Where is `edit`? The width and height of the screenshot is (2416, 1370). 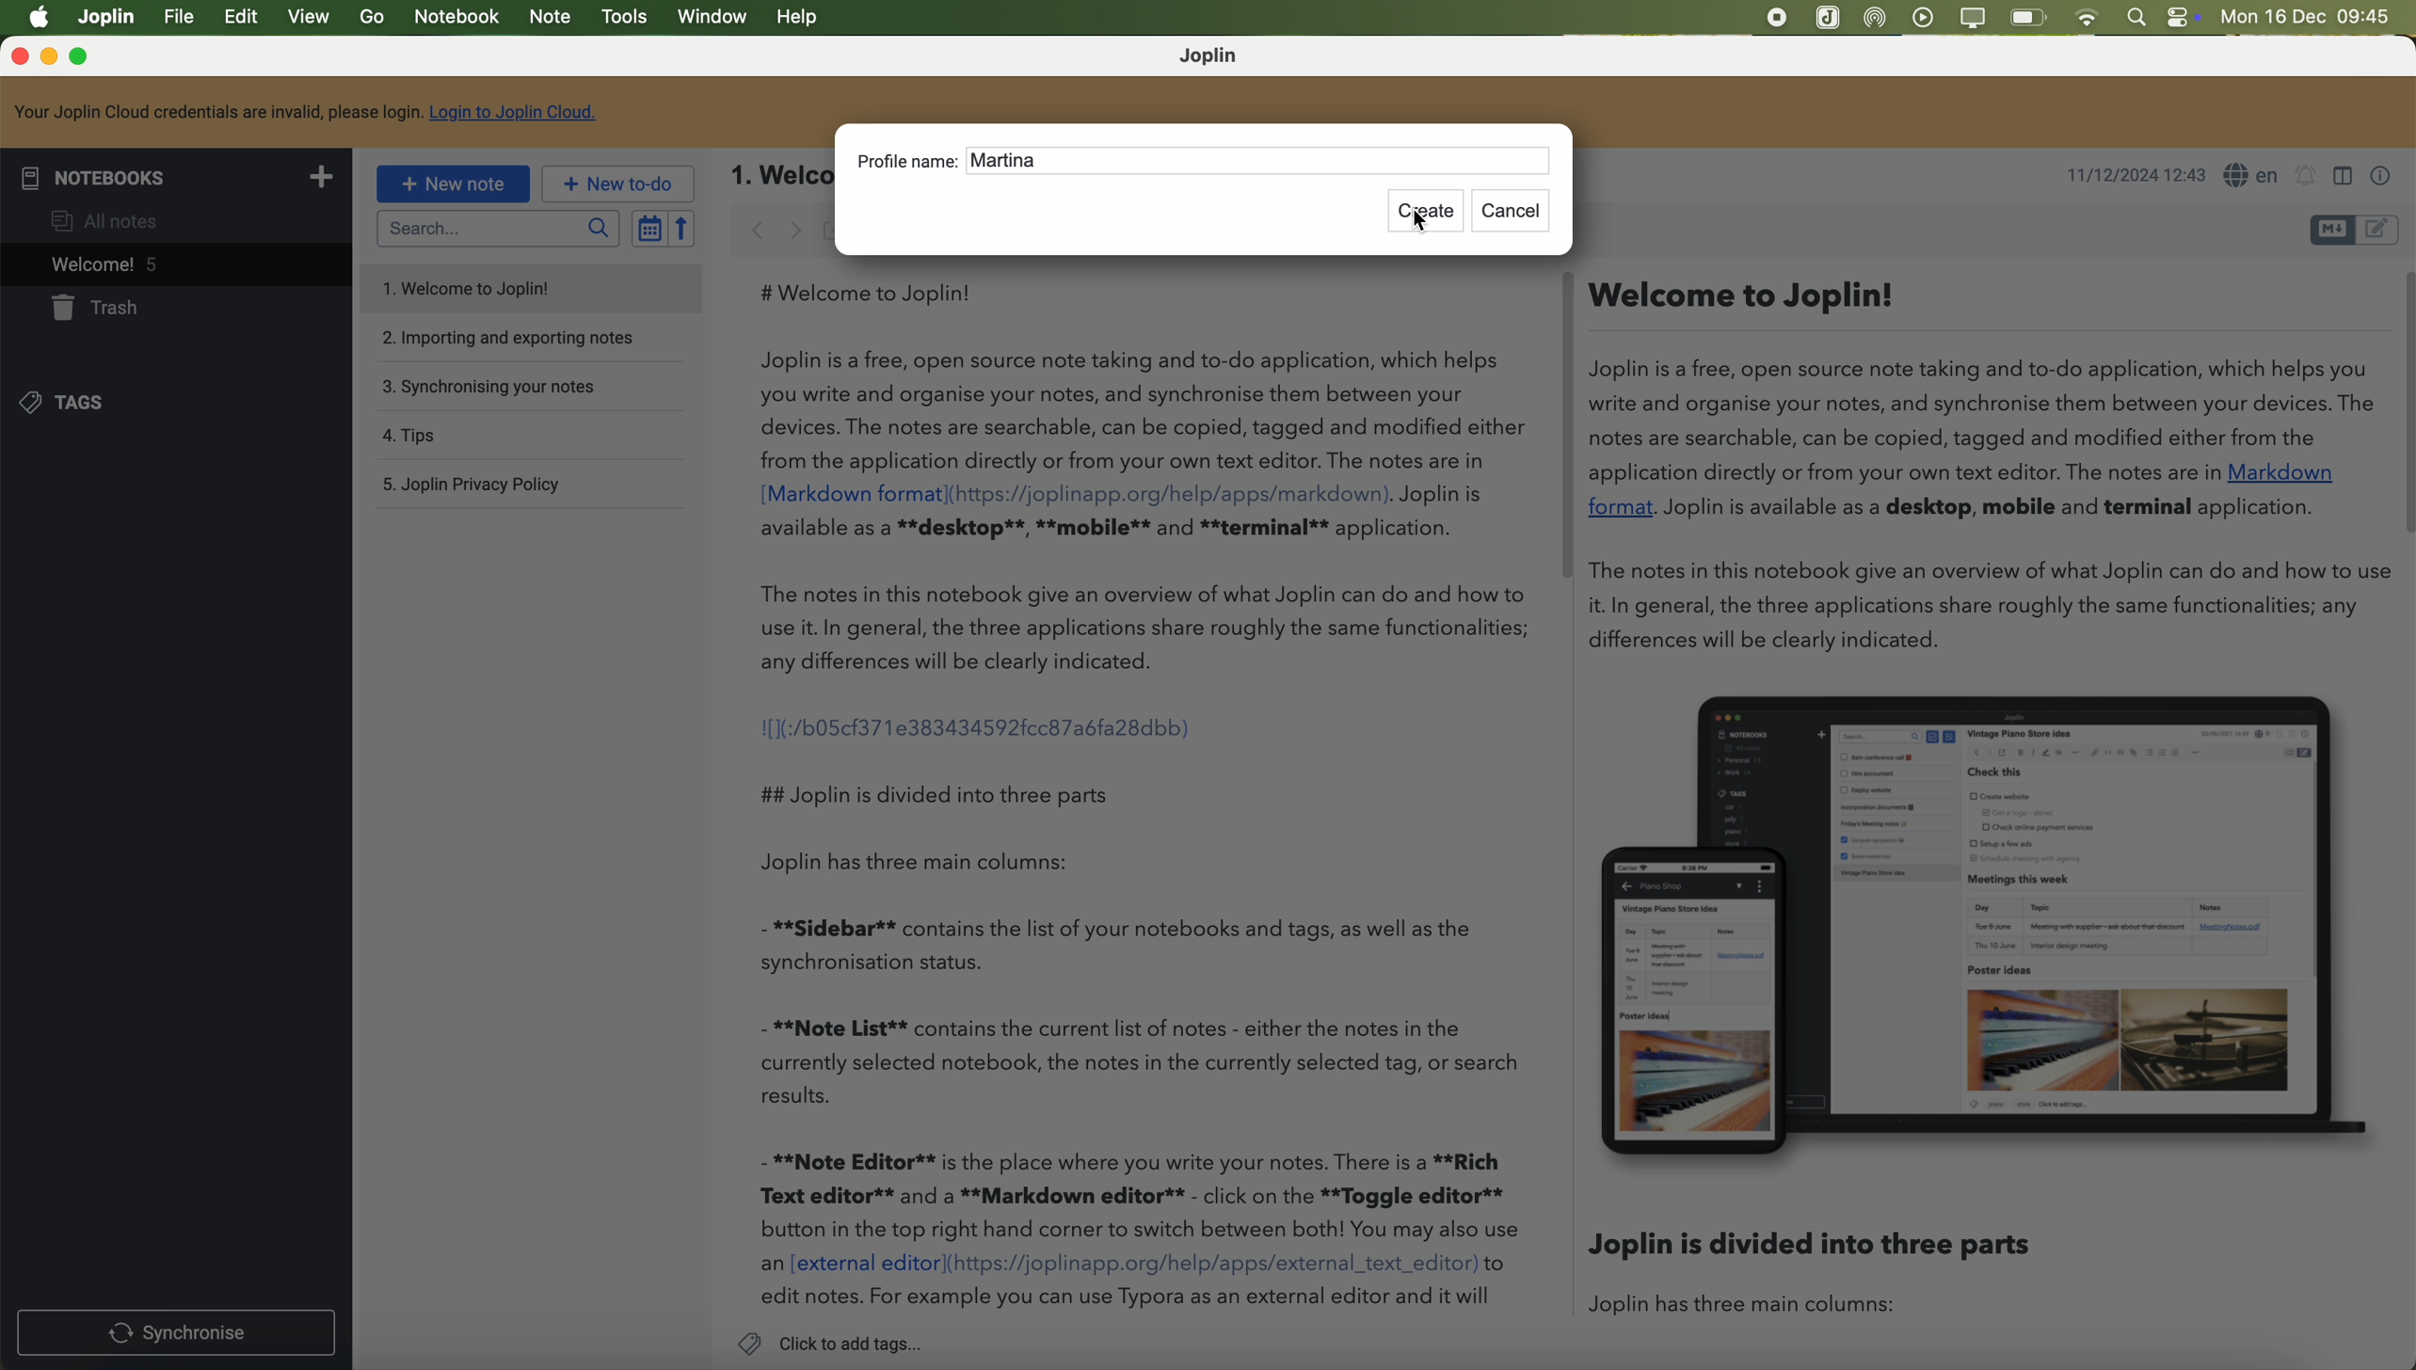
edit is located at coordinates (245, 19).